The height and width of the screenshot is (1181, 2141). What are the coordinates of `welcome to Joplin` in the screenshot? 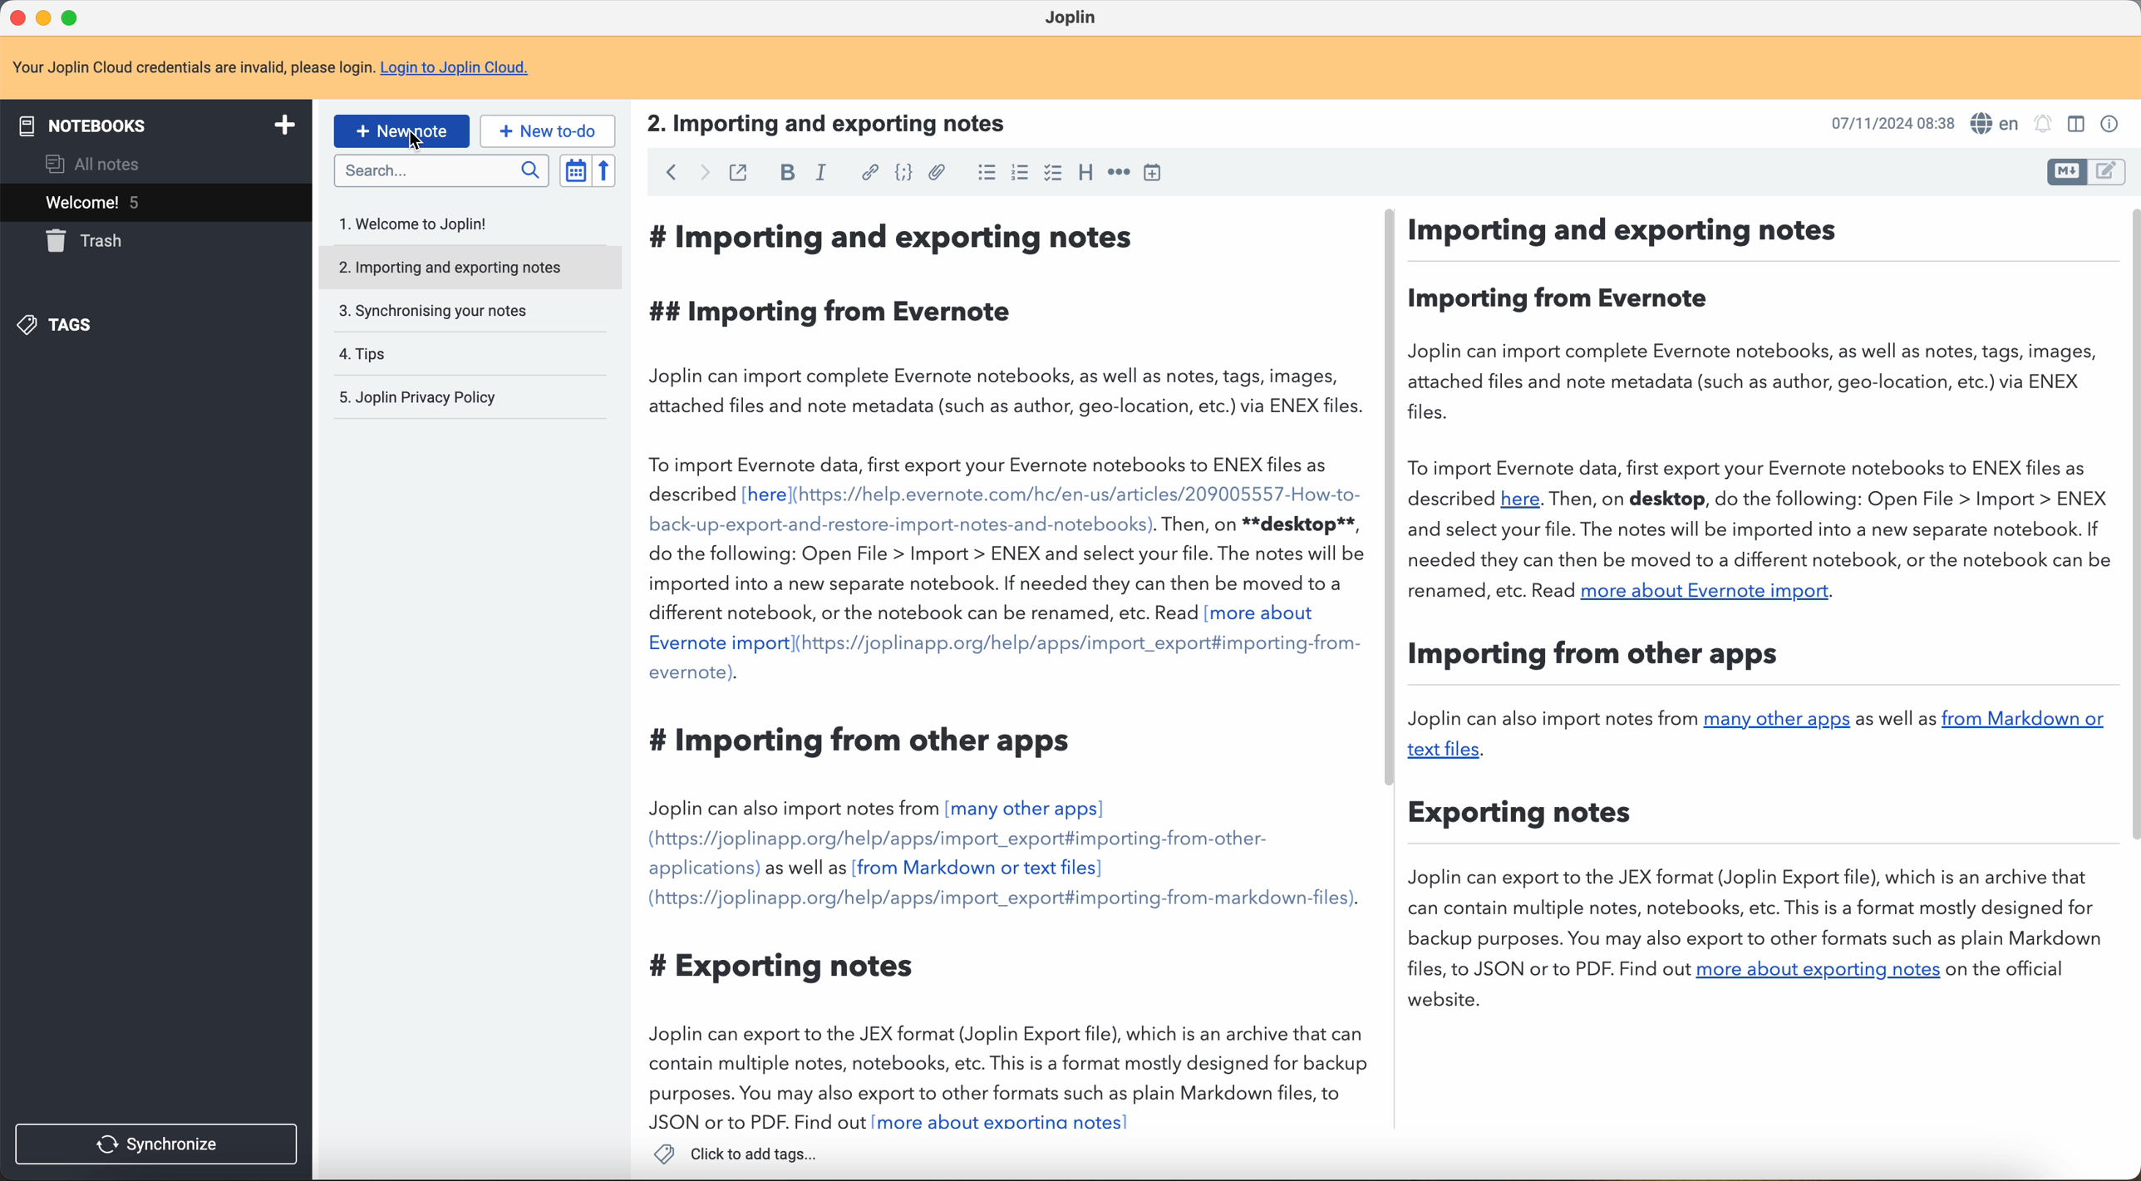 It's located at (417, 226).